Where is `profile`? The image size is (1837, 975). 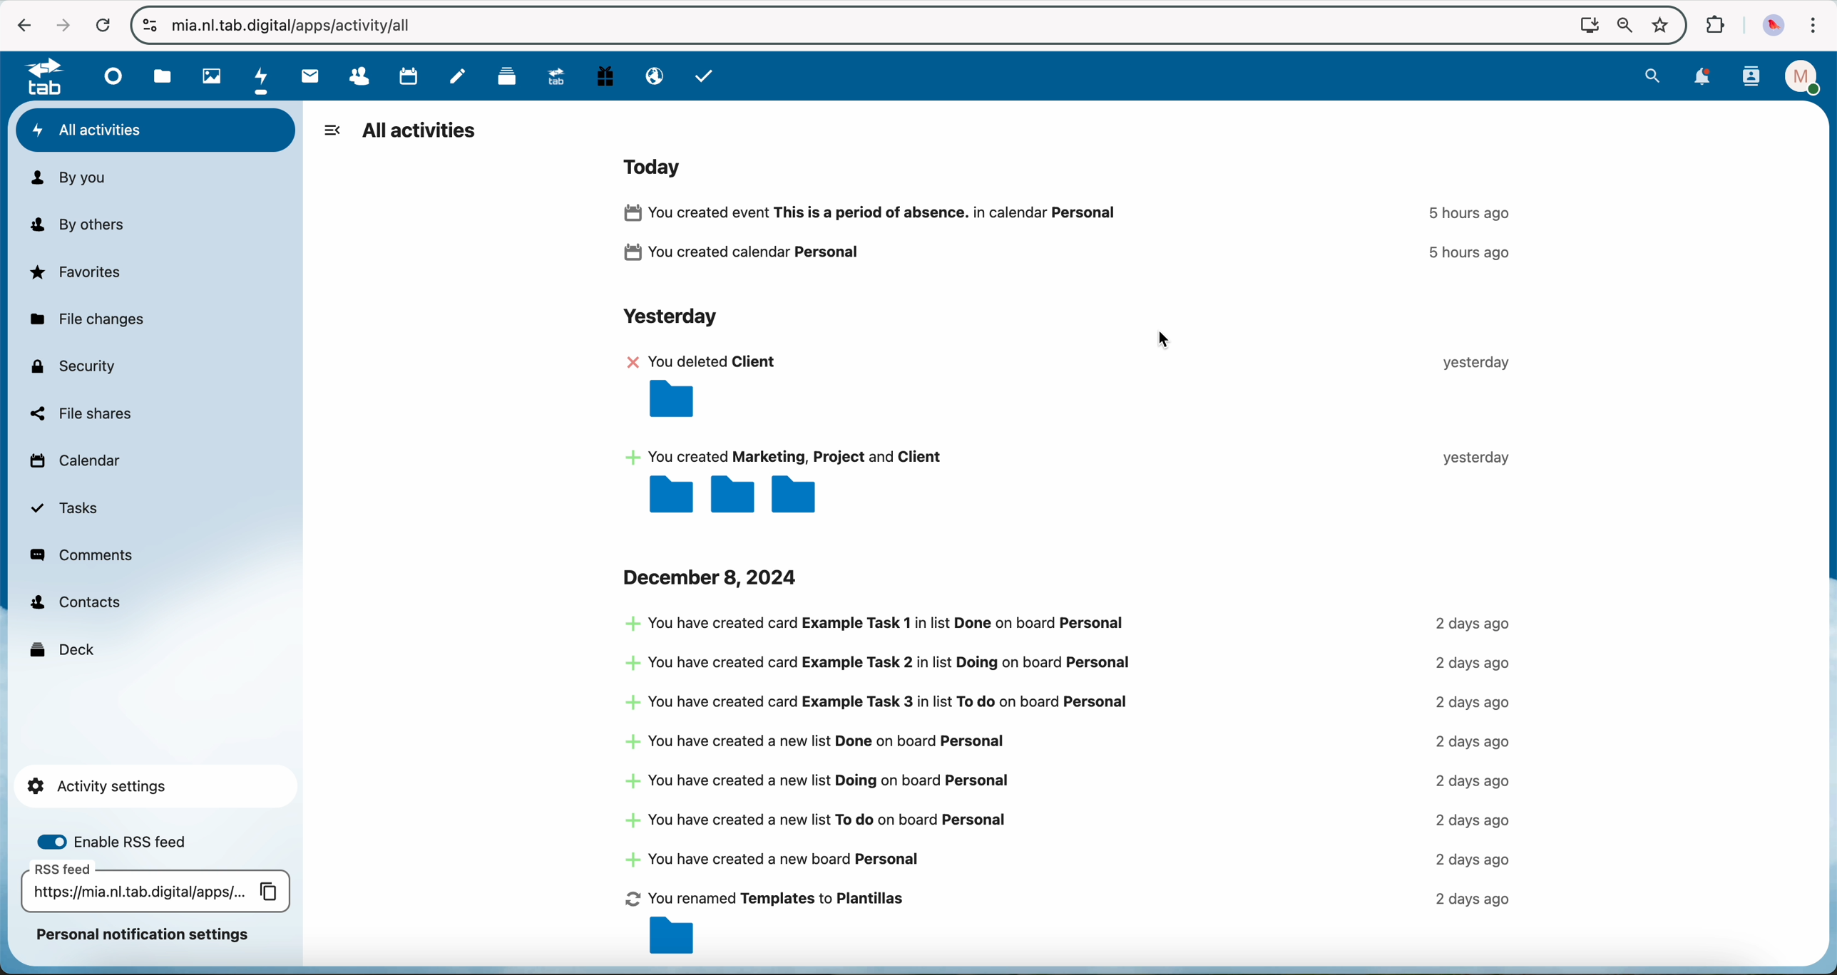
profile is located at coordinates (1805, 77).